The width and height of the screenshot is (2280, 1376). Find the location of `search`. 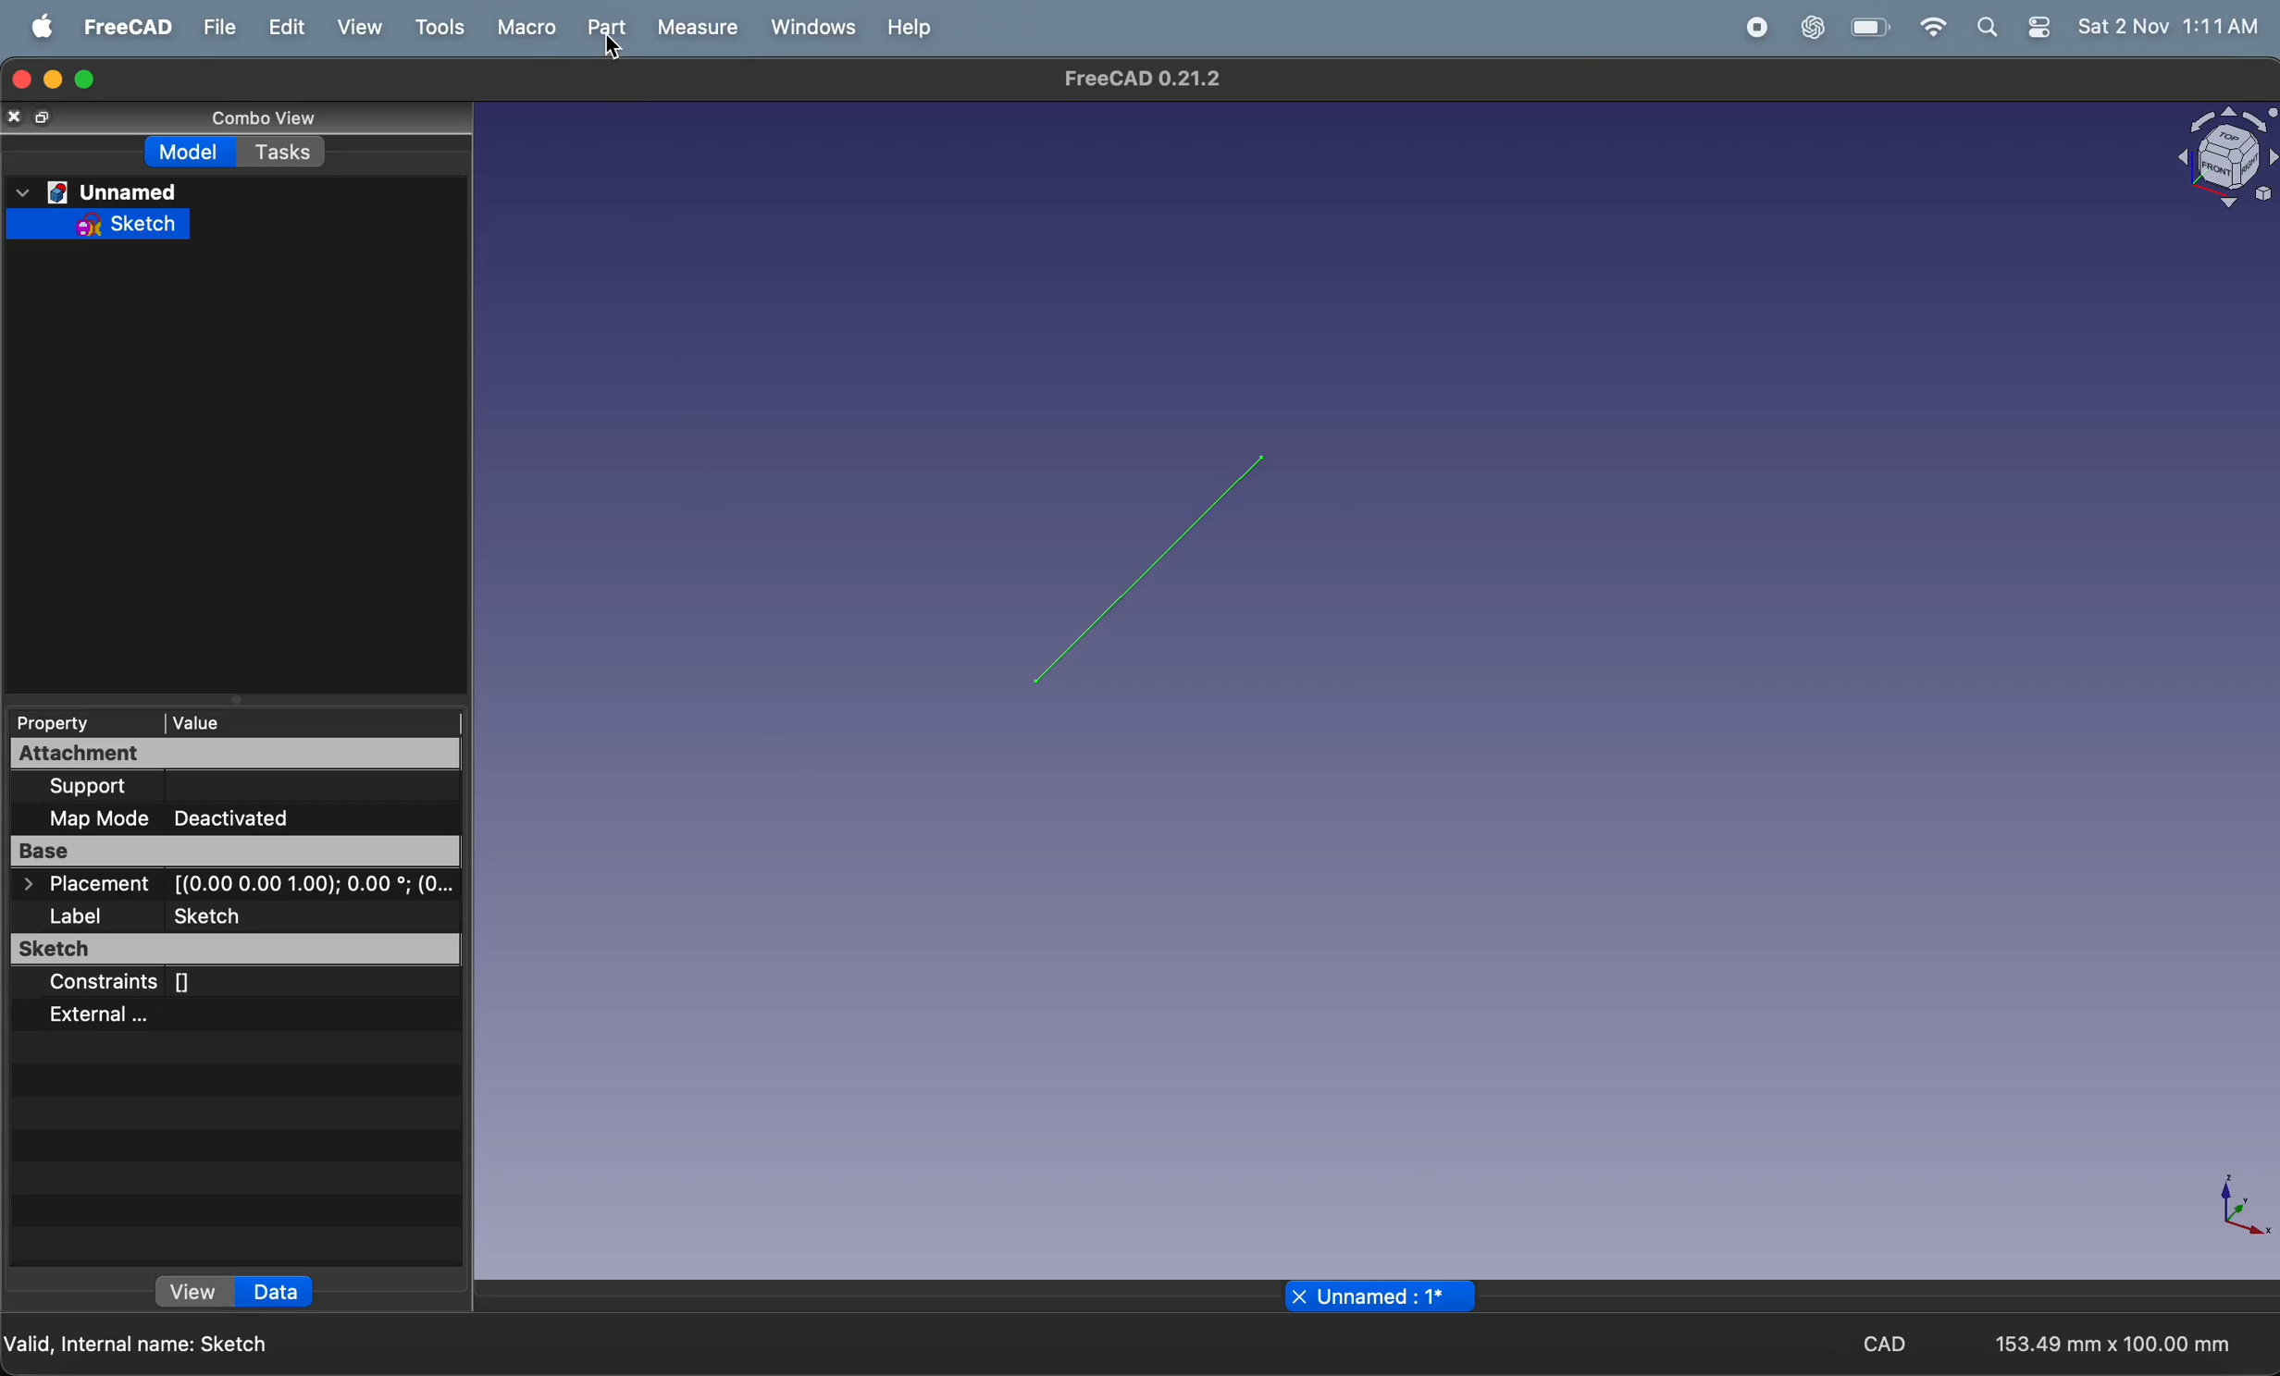

search is located at coordinates (1989, 29).